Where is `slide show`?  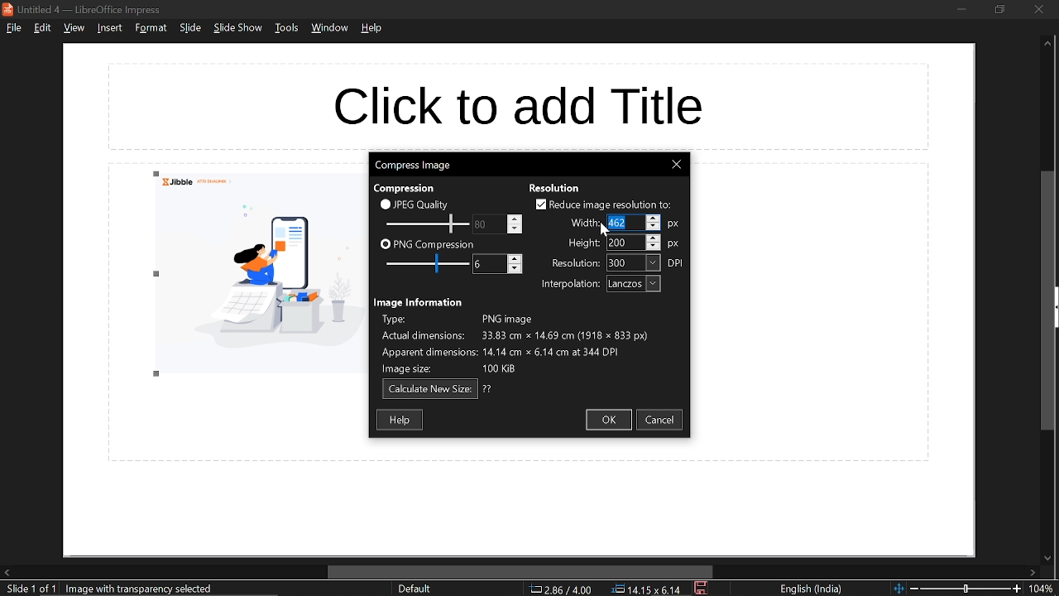 slide show is located at coordinates (238, 28).